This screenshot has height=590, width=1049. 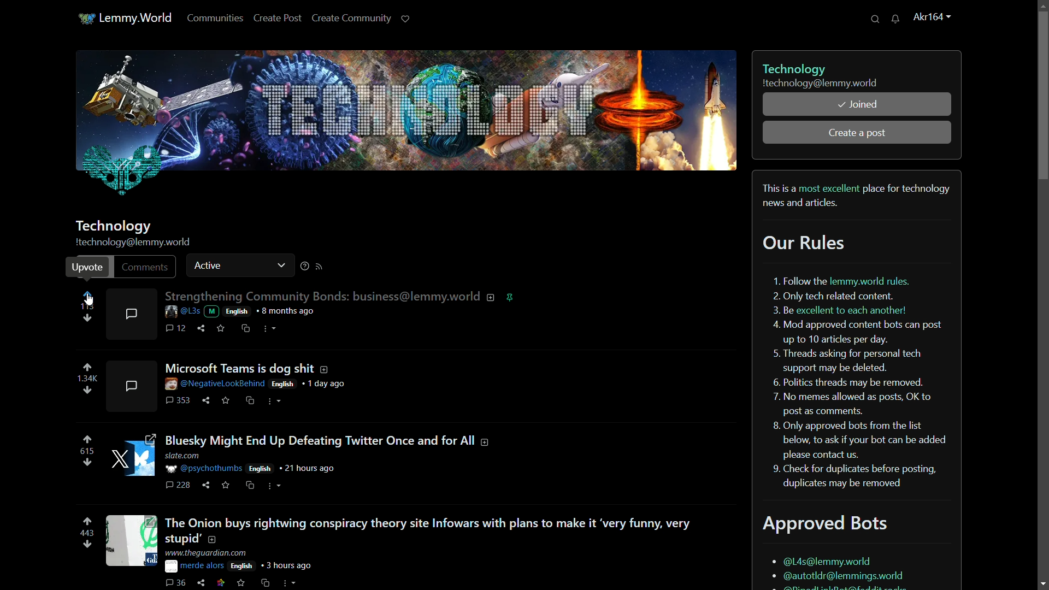 What do you see at coordinates (407, 17) in the screenshot?
I see `support lemmy` at bounding box center [407, 17].